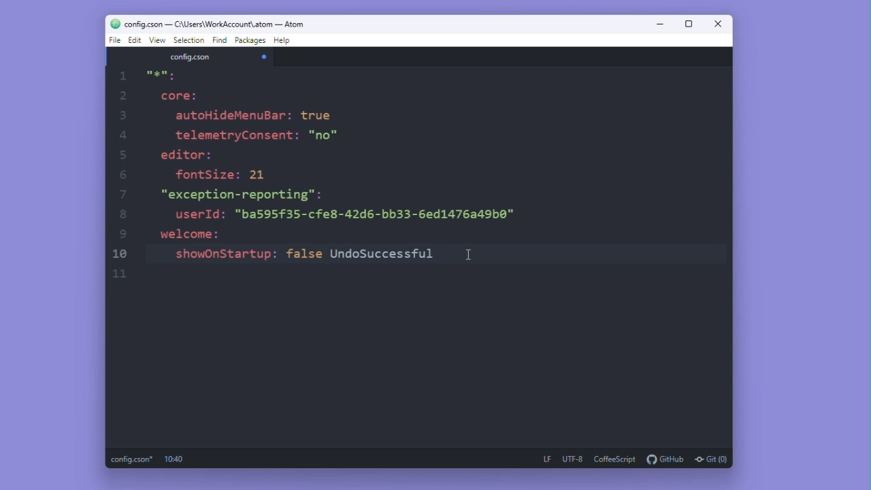 The height and width of the screenshot is (490, 871). What do you see at coordinates (661, 26) in the screenshot?
I see `Minimise` at bounding box center [661, 26].